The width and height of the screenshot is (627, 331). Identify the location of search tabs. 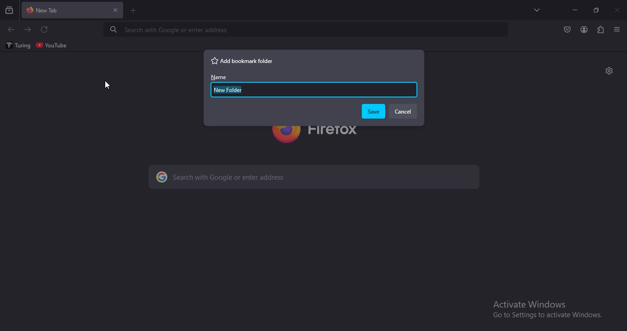
(538, 10).